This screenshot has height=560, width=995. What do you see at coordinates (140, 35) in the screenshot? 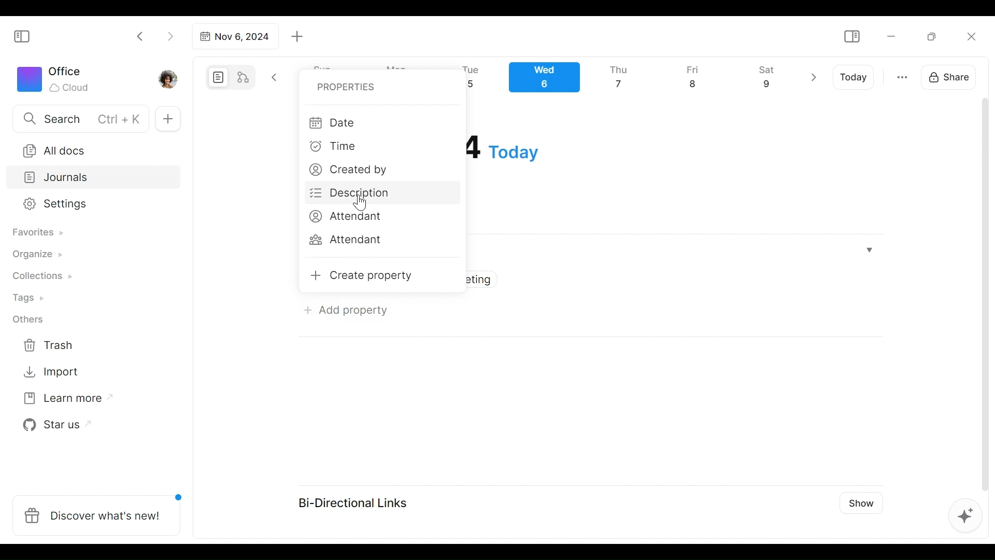
I see `Click to go back` at bounding box center [140, 35].